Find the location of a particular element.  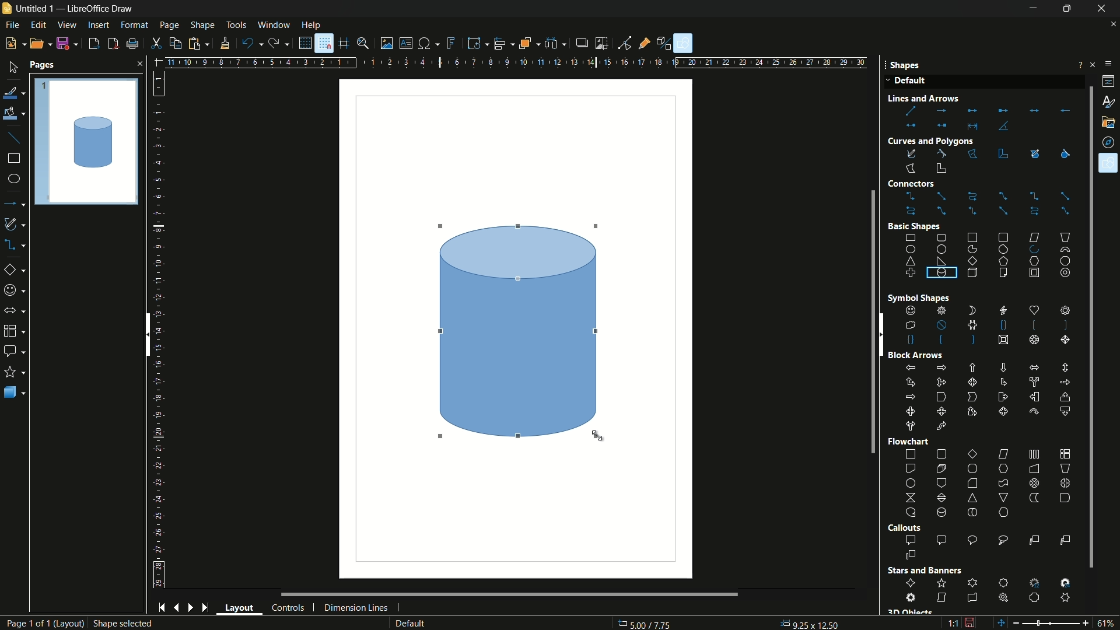

3D Object is located at coordinates (909, 611).